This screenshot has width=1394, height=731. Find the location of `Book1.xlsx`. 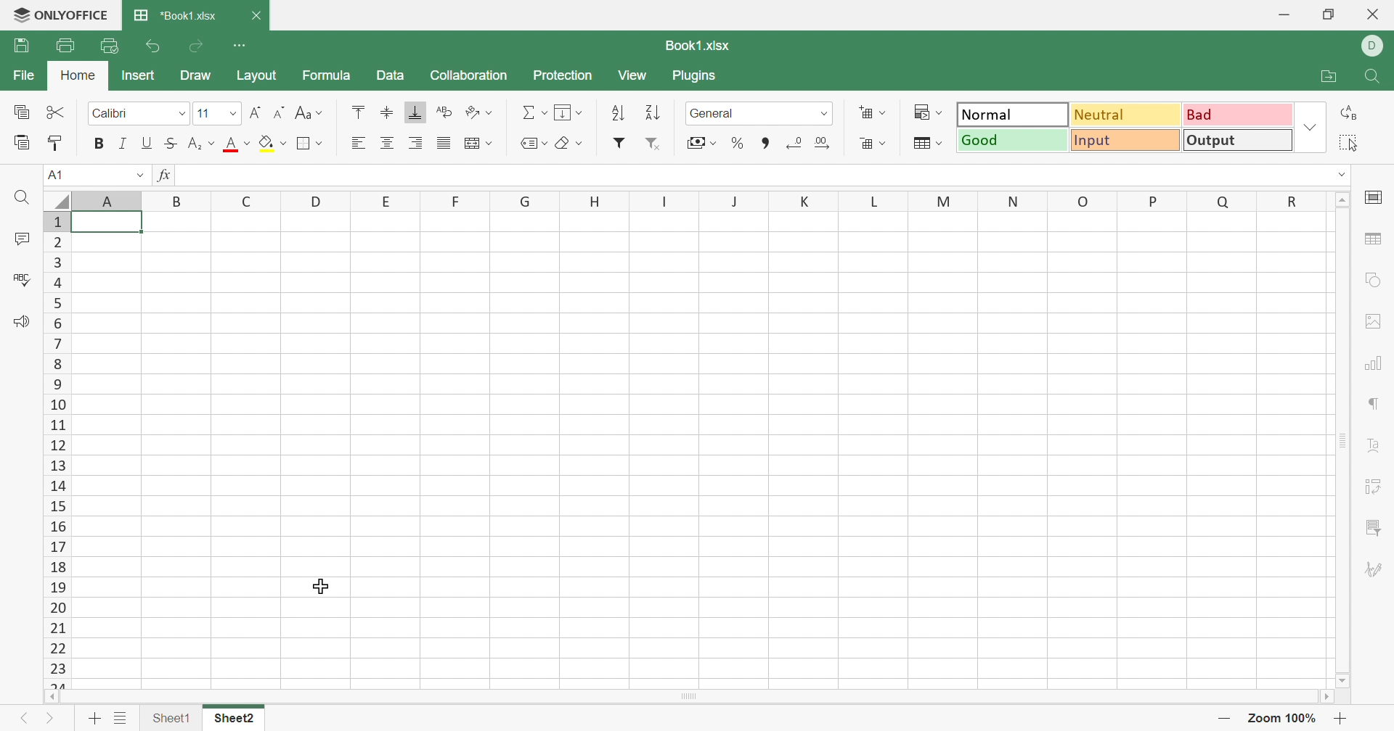

Book1.xlsx is located at coordinates (175, 14).